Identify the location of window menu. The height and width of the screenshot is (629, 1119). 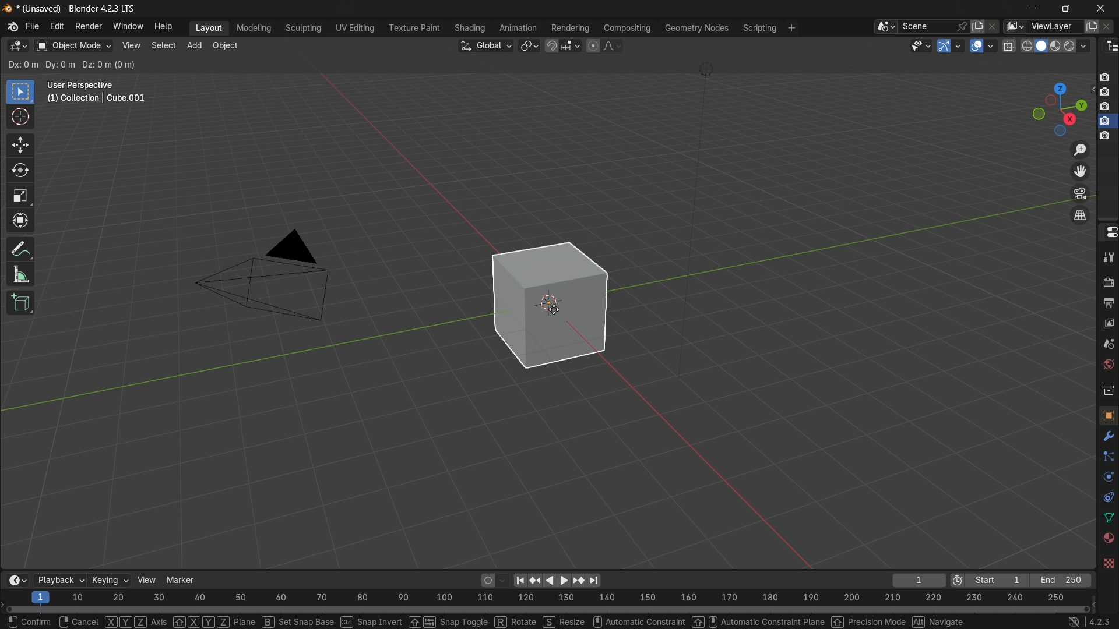
(127, 26).